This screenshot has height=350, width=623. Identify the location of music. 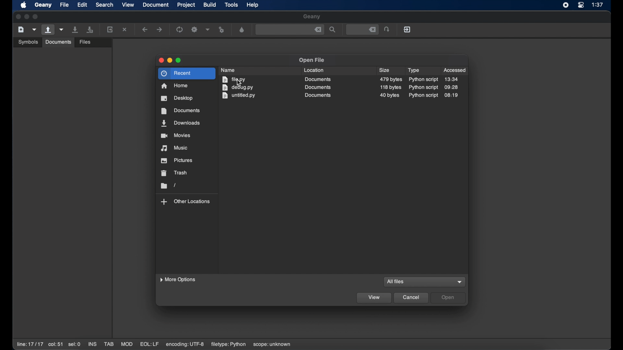
(175, 148).